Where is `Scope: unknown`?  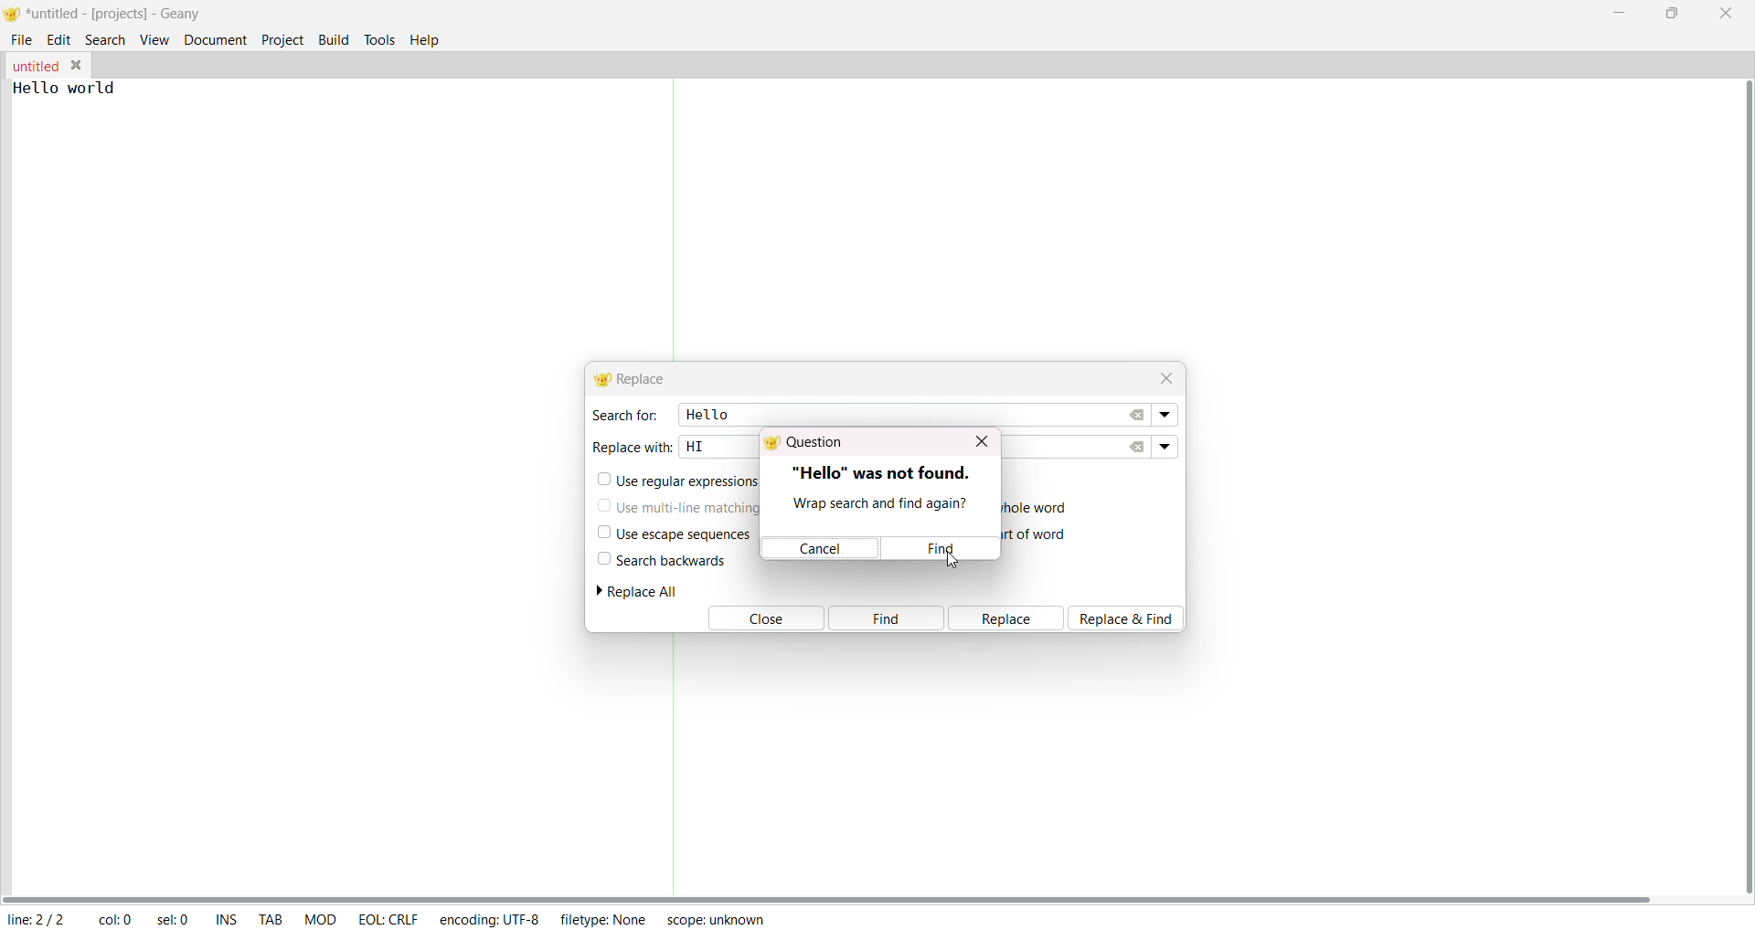
Scope: unknown is located at coordinates (715, 917).